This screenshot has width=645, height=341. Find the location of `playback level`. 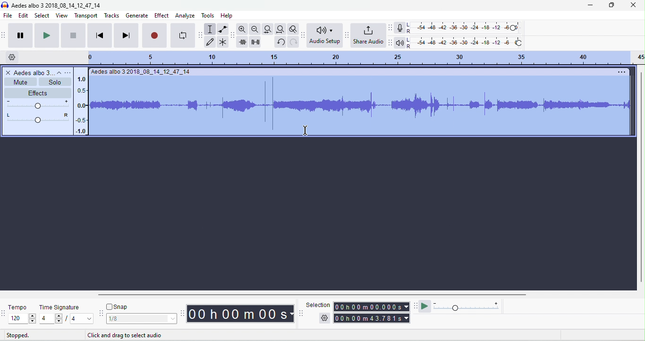

playback level is located at coordinates (469, 42).